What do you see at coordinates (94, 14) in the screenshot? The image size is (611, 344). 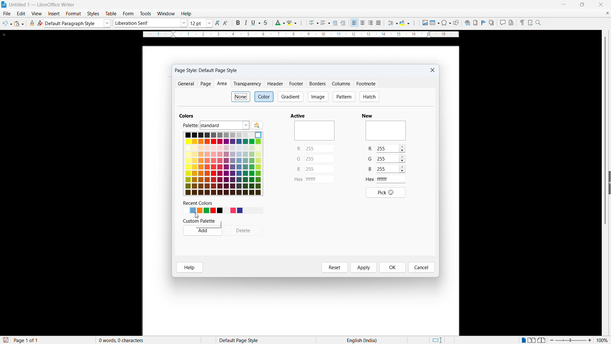 I see `Styles ` at bounding box center [94, 14].